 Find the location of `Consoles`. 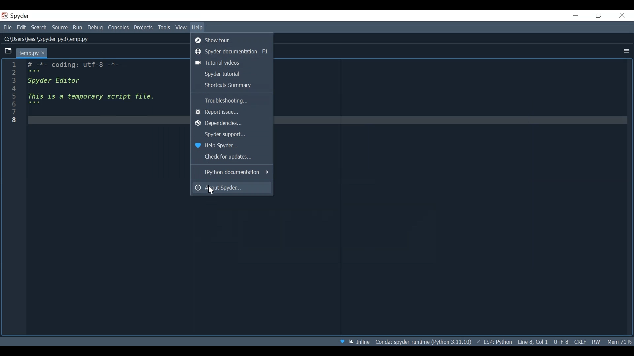

Consoles is located at coordinates (119, 28).